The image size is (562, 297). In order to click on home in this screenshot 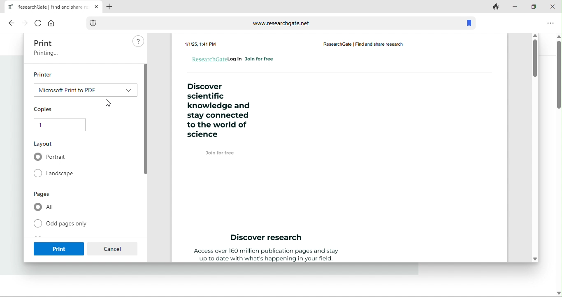, I will do `click(51, 23)`.